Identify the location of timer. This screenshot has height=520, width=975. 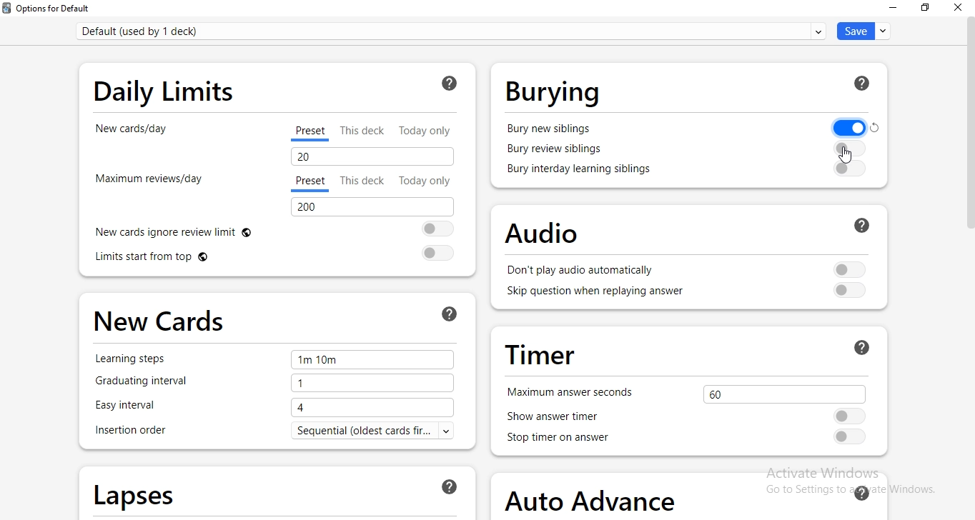
(539, 354).